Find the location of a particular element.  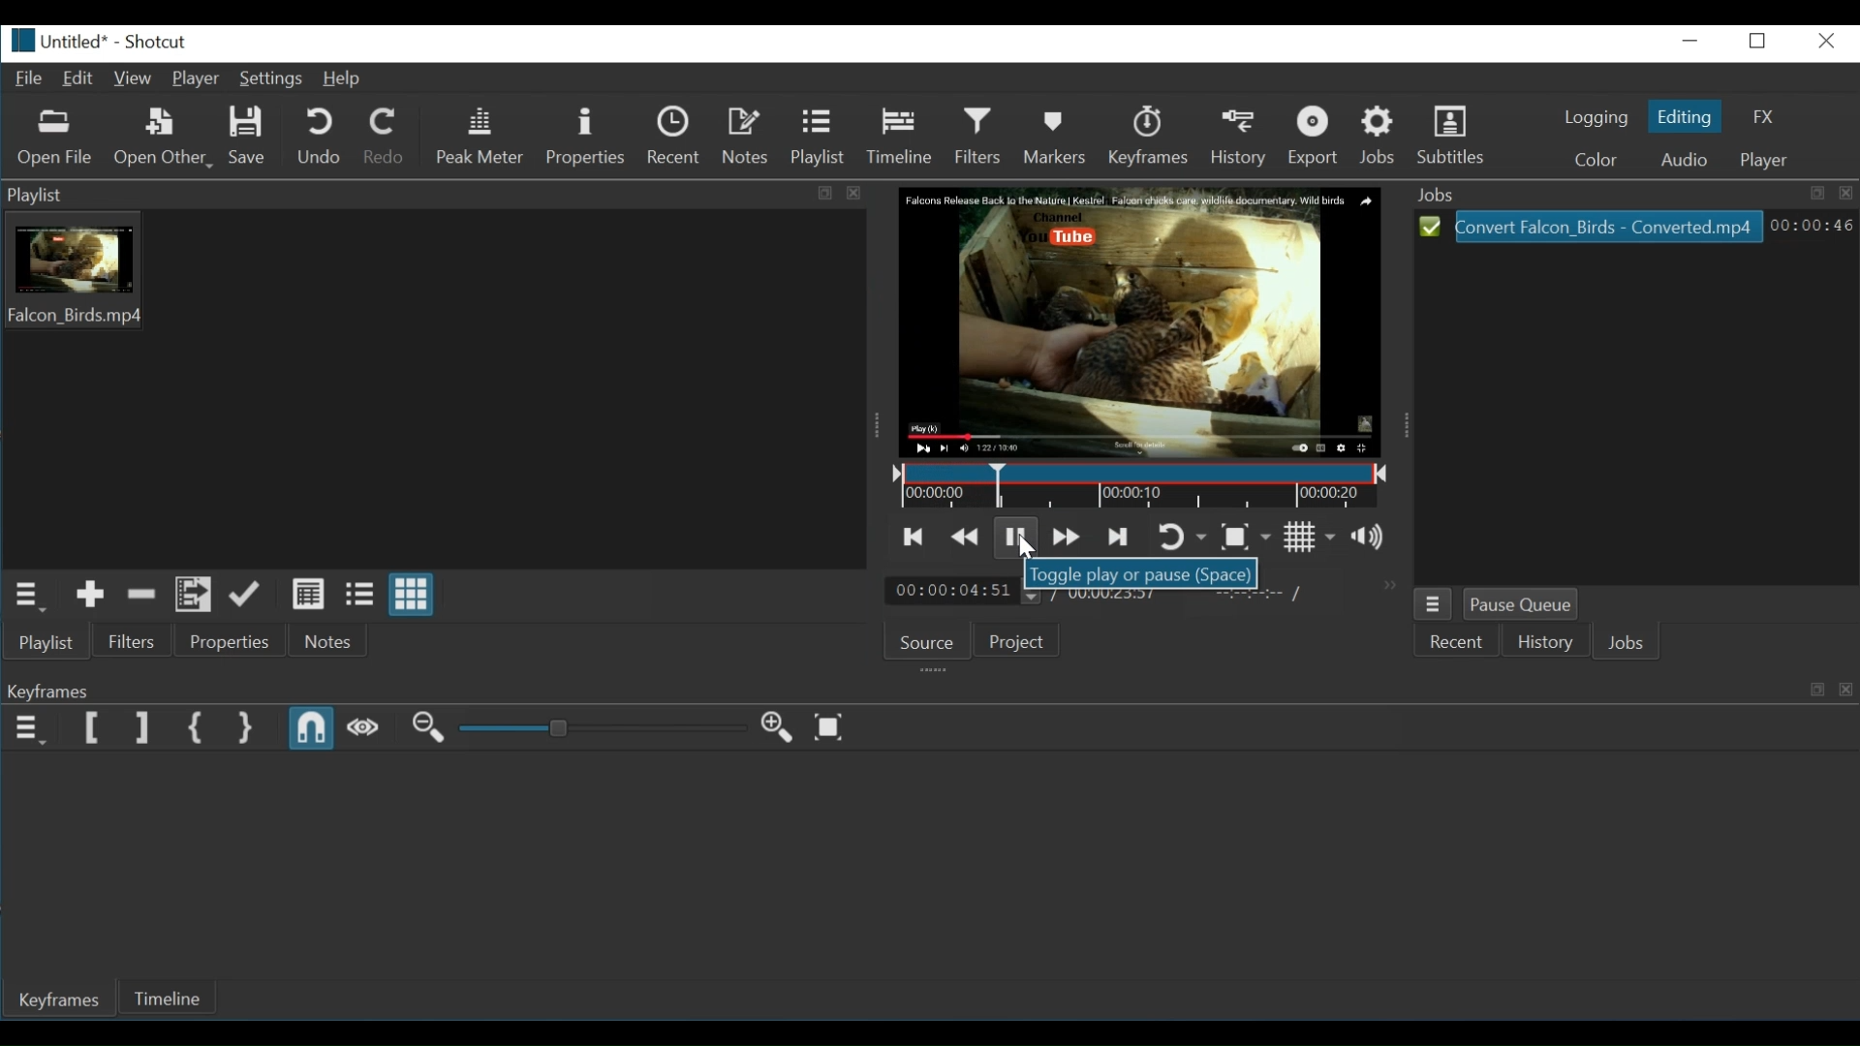

Update is located at coordinates (242, 595).